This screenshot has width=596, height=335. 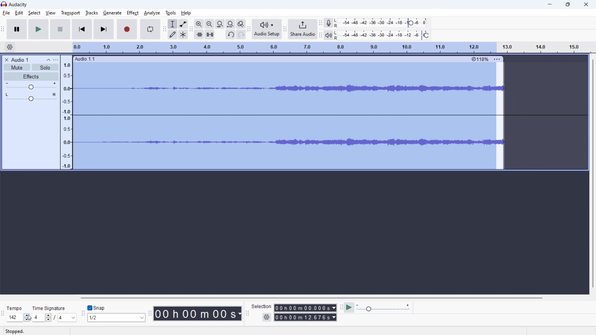 What do you see at coordinates (60, 29) in the screenshot?
I see `Pause` at bounding box center [60, 29].